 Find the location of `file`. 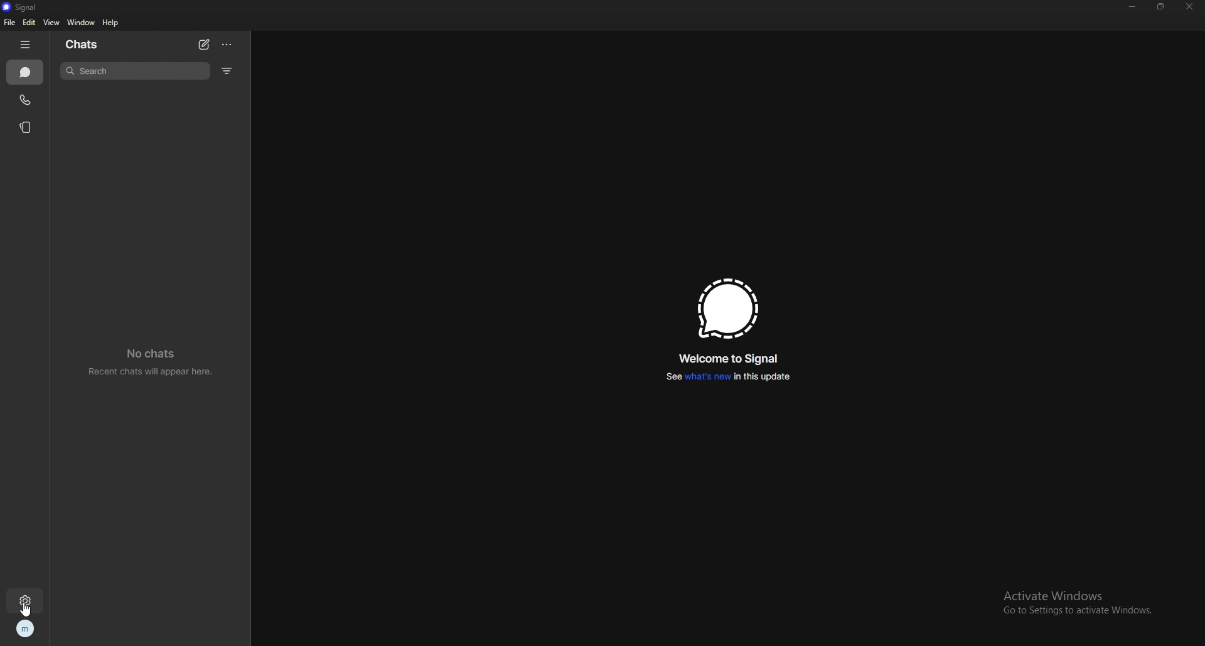

file is located at coordinates (9, 22).